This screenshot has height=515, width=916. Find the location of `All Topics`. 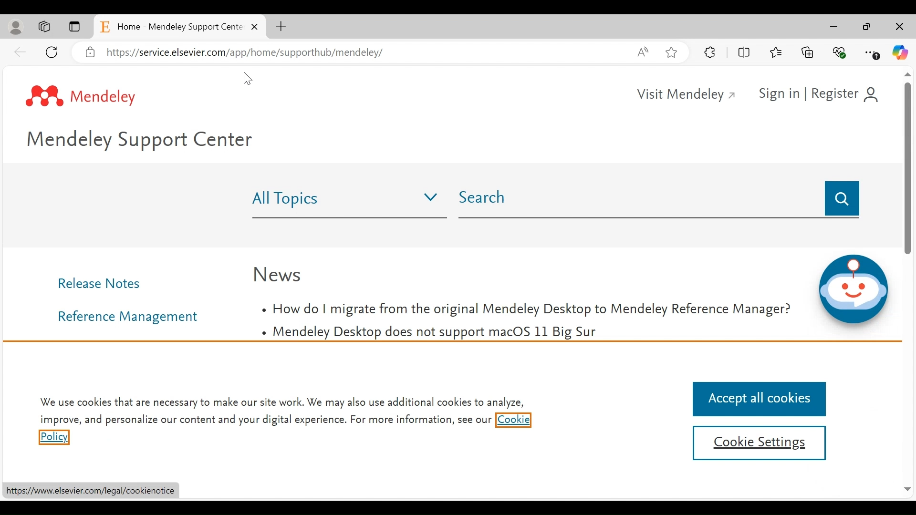

All Topics is located at coordinates (347, 200).